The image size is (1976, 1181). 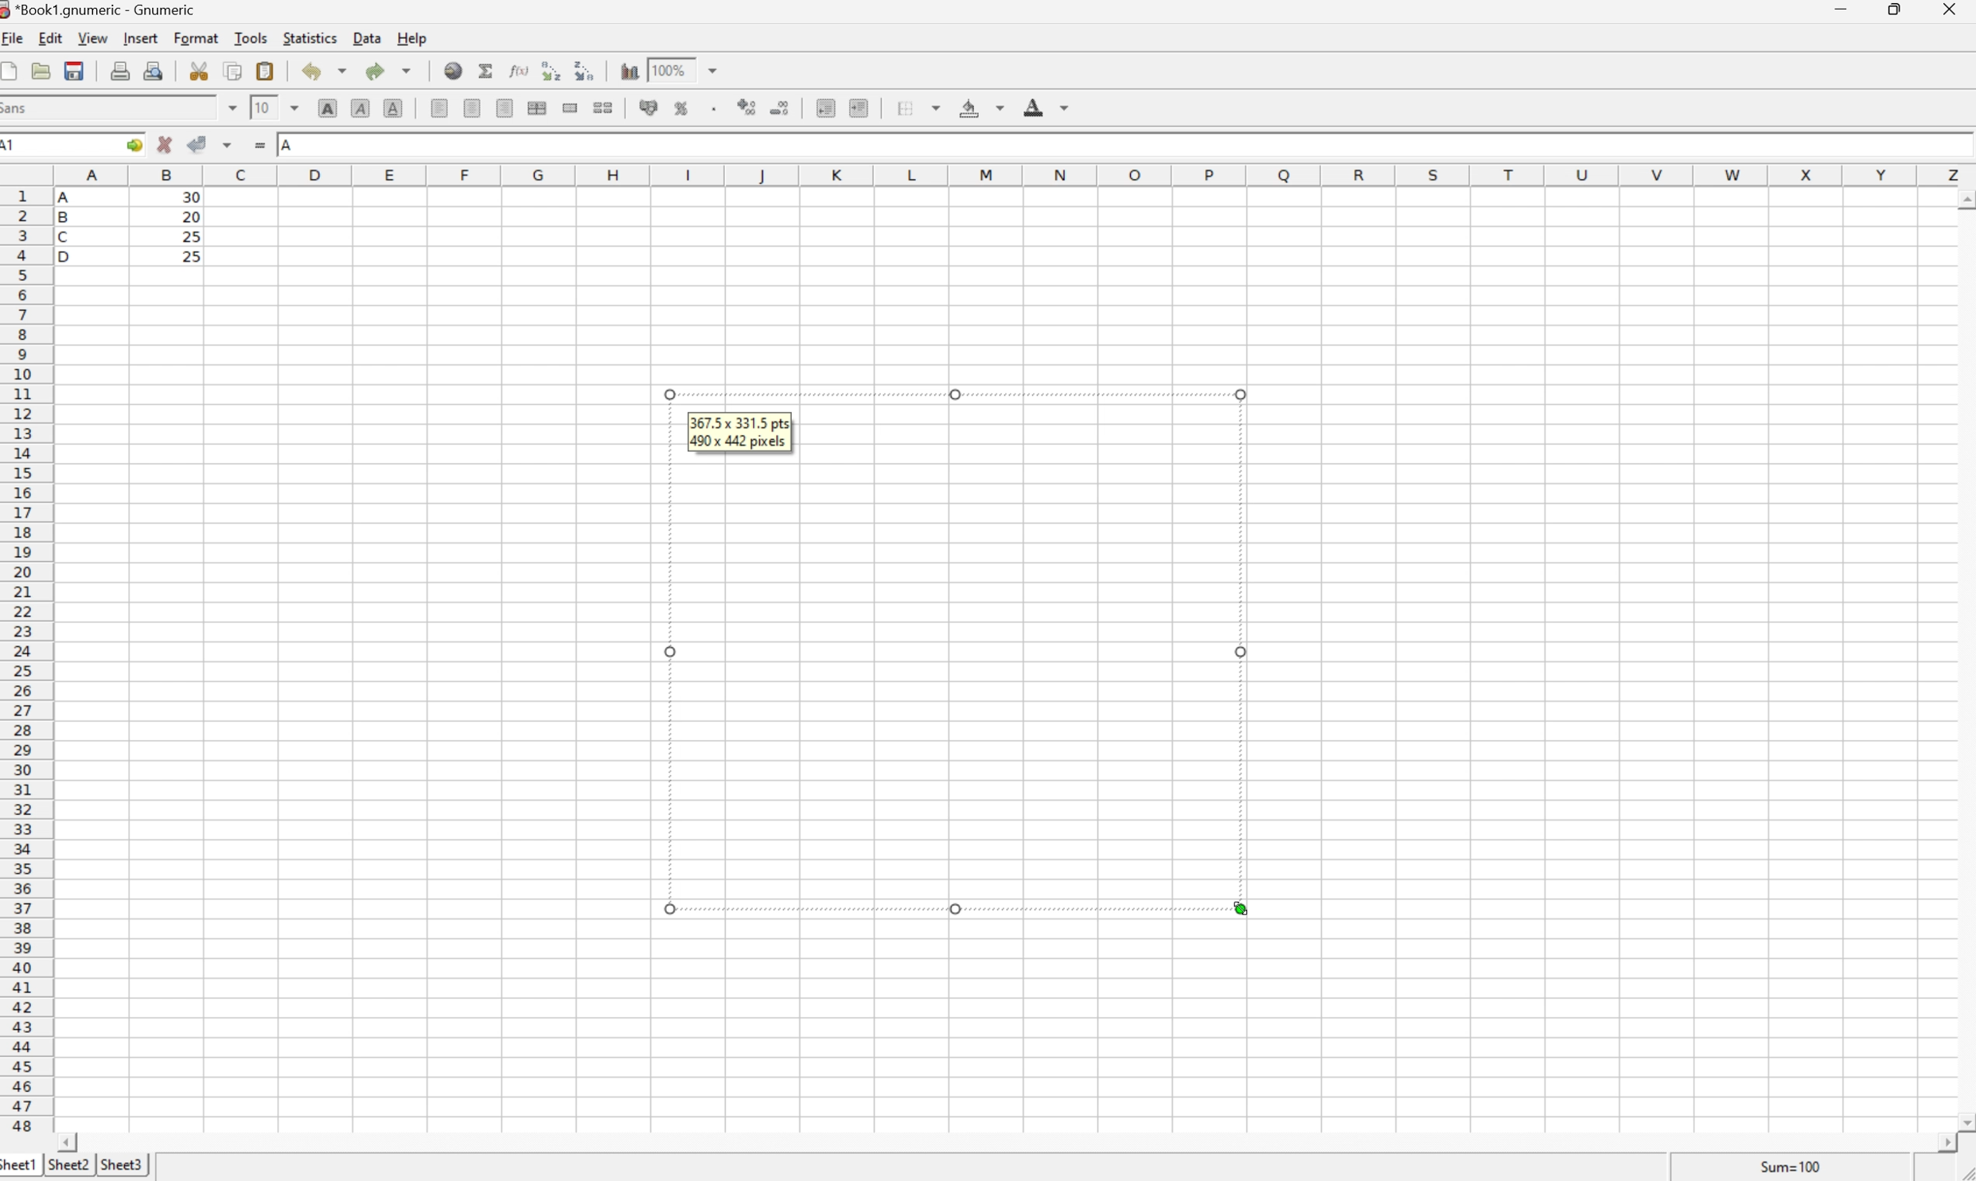 What do you see at coordinates (361, 107) in the screenshot?
I see `Italic` at bounding box center [361, 107].